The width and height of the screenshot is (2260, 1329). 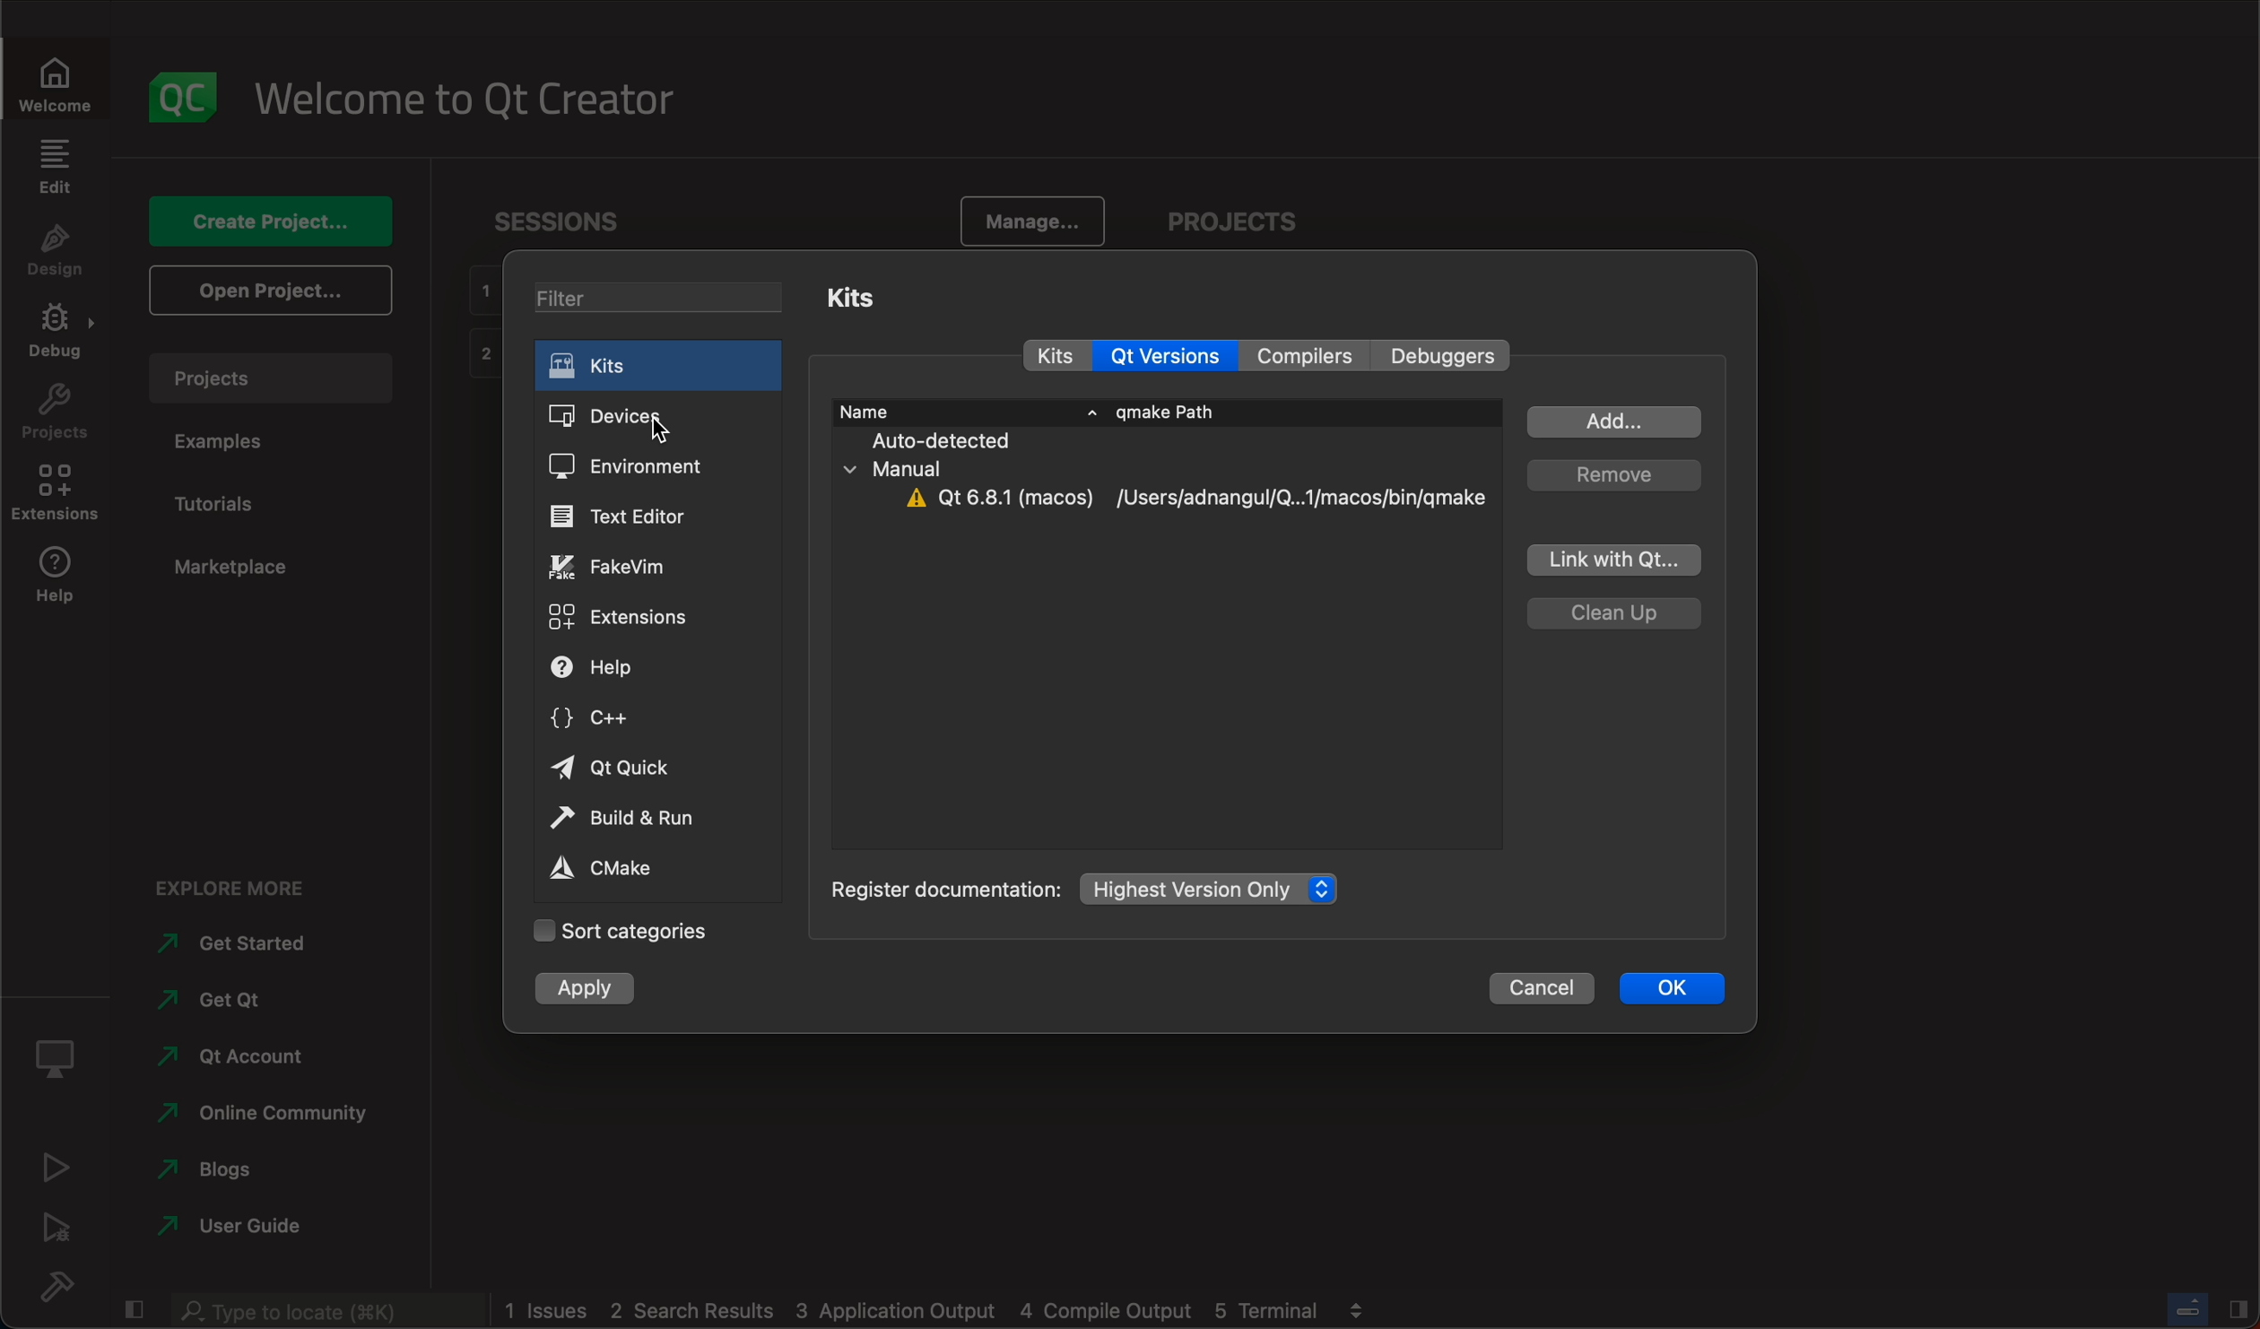 I want to click on examples, so click(x=223, y=443).